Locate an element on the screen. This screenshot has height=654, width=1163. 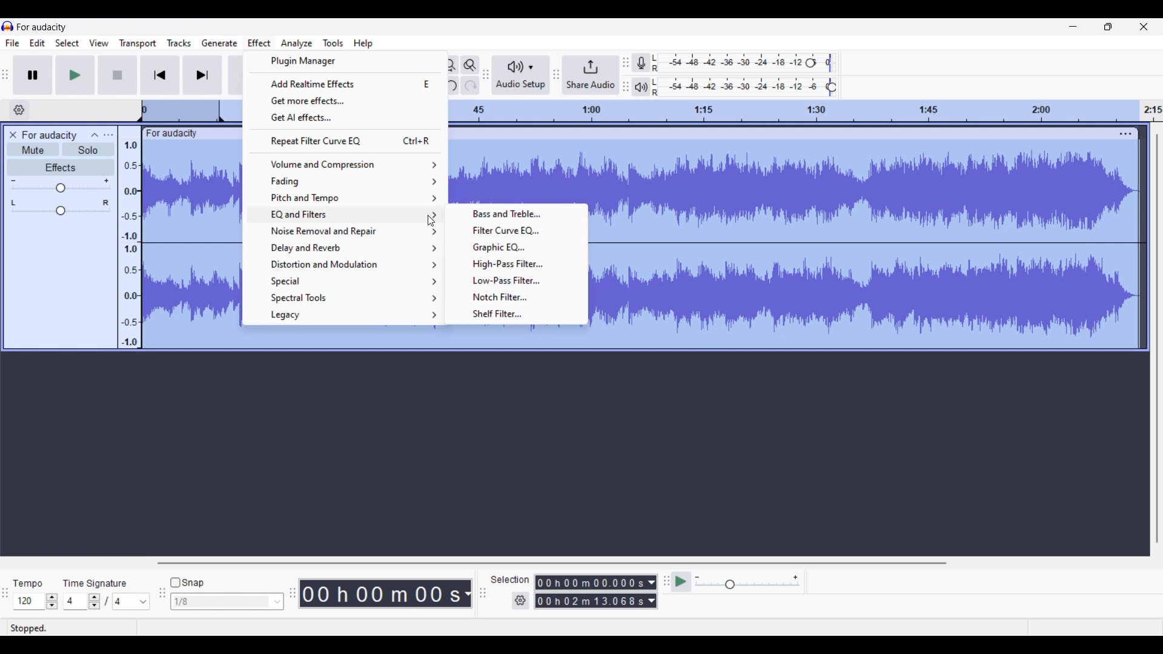
Audio track name is located at coordinates (50, 136).